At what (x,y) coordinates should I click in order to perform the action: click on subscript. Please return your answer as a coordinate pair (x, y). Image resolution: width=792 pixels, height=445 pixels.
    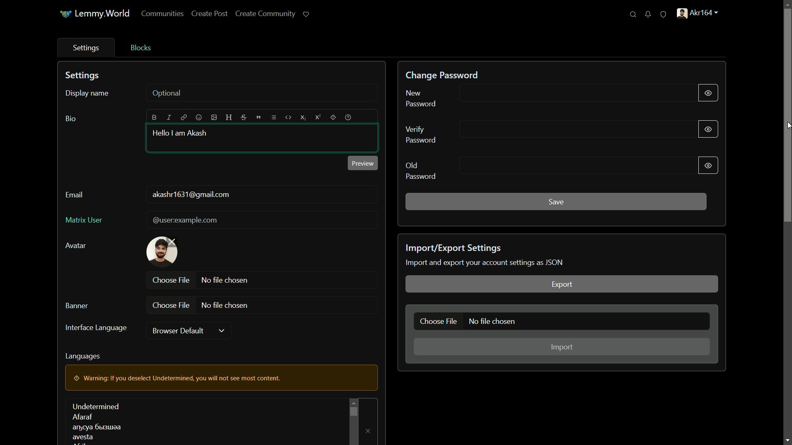
    Looking at the image, I should click on (303, 118).